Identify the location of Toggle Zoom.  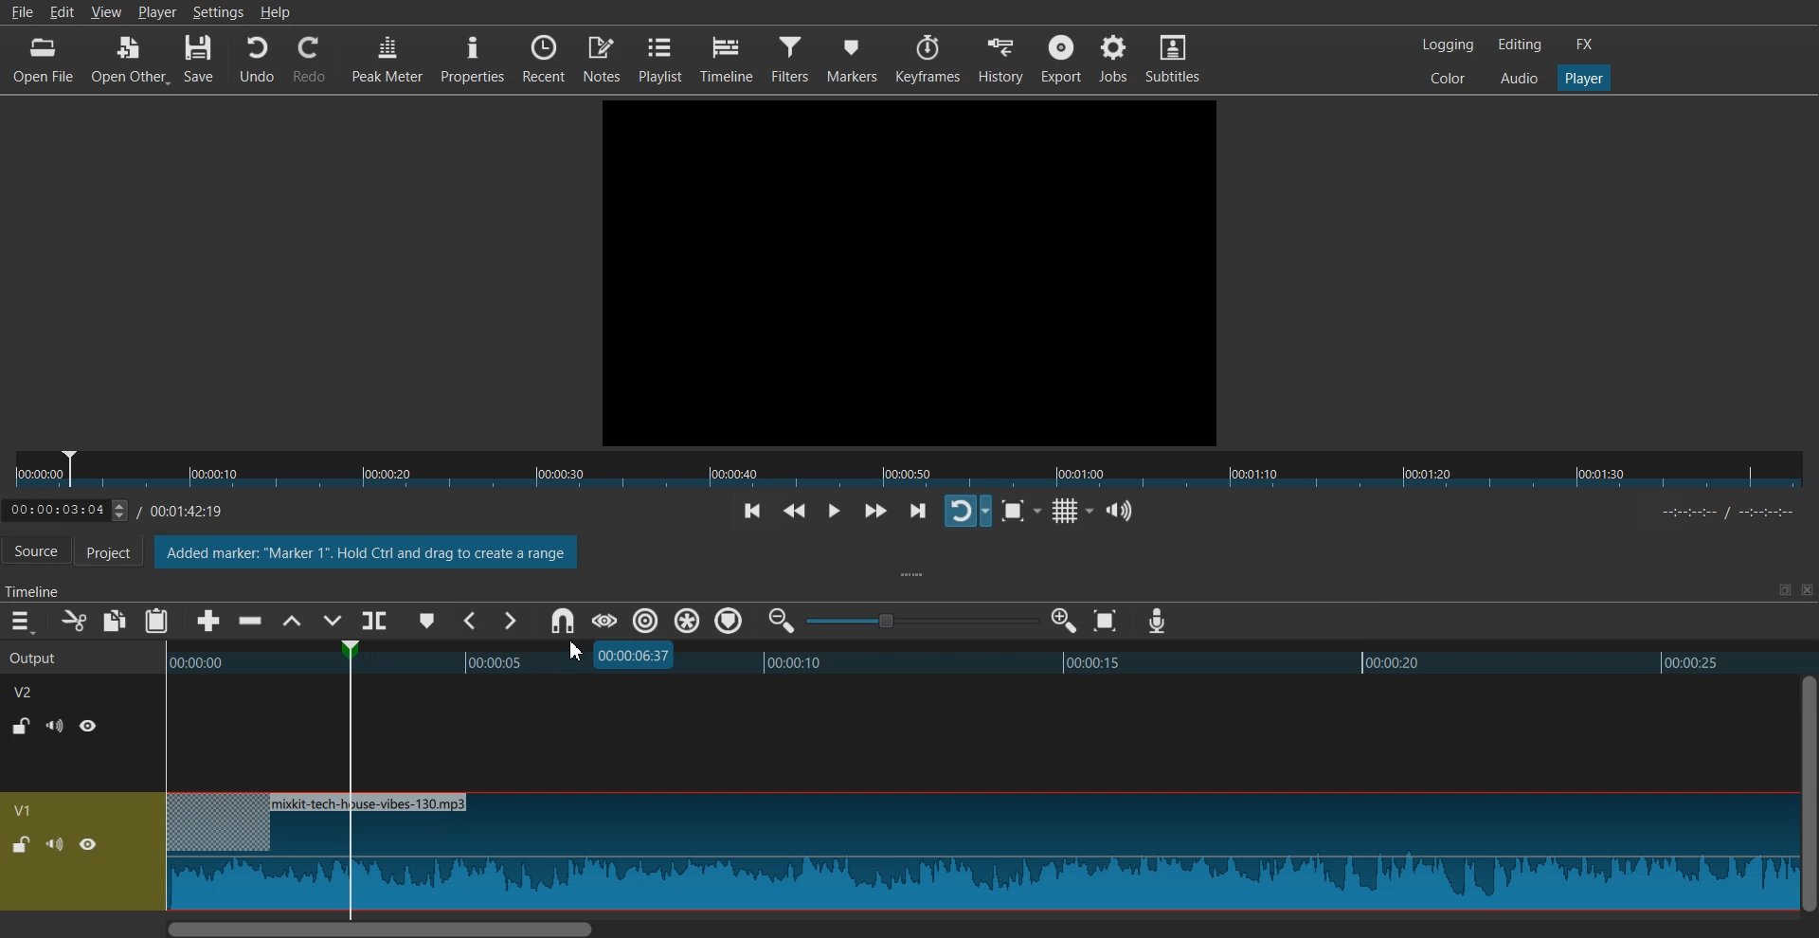
(1016, 512).